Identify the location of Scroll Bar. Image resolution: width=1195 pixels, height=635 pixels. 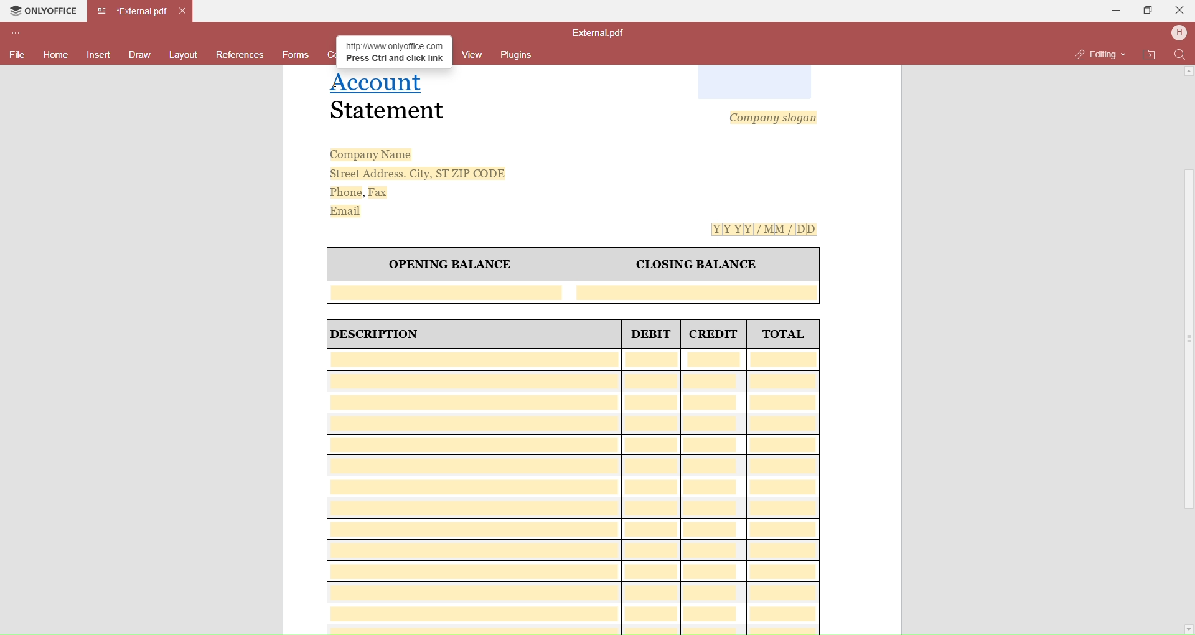
(1187, 340).